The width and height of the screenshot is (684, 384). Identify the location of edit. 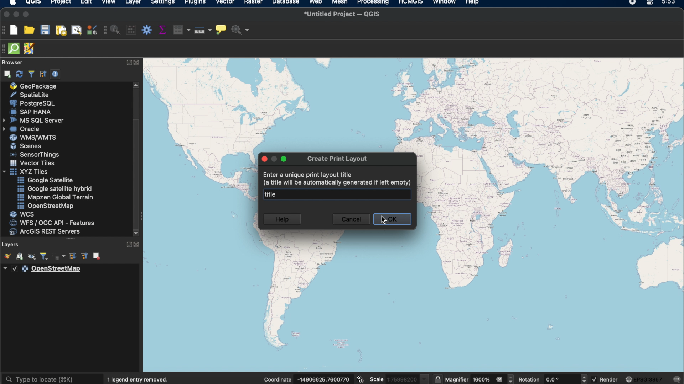
(87, 3).